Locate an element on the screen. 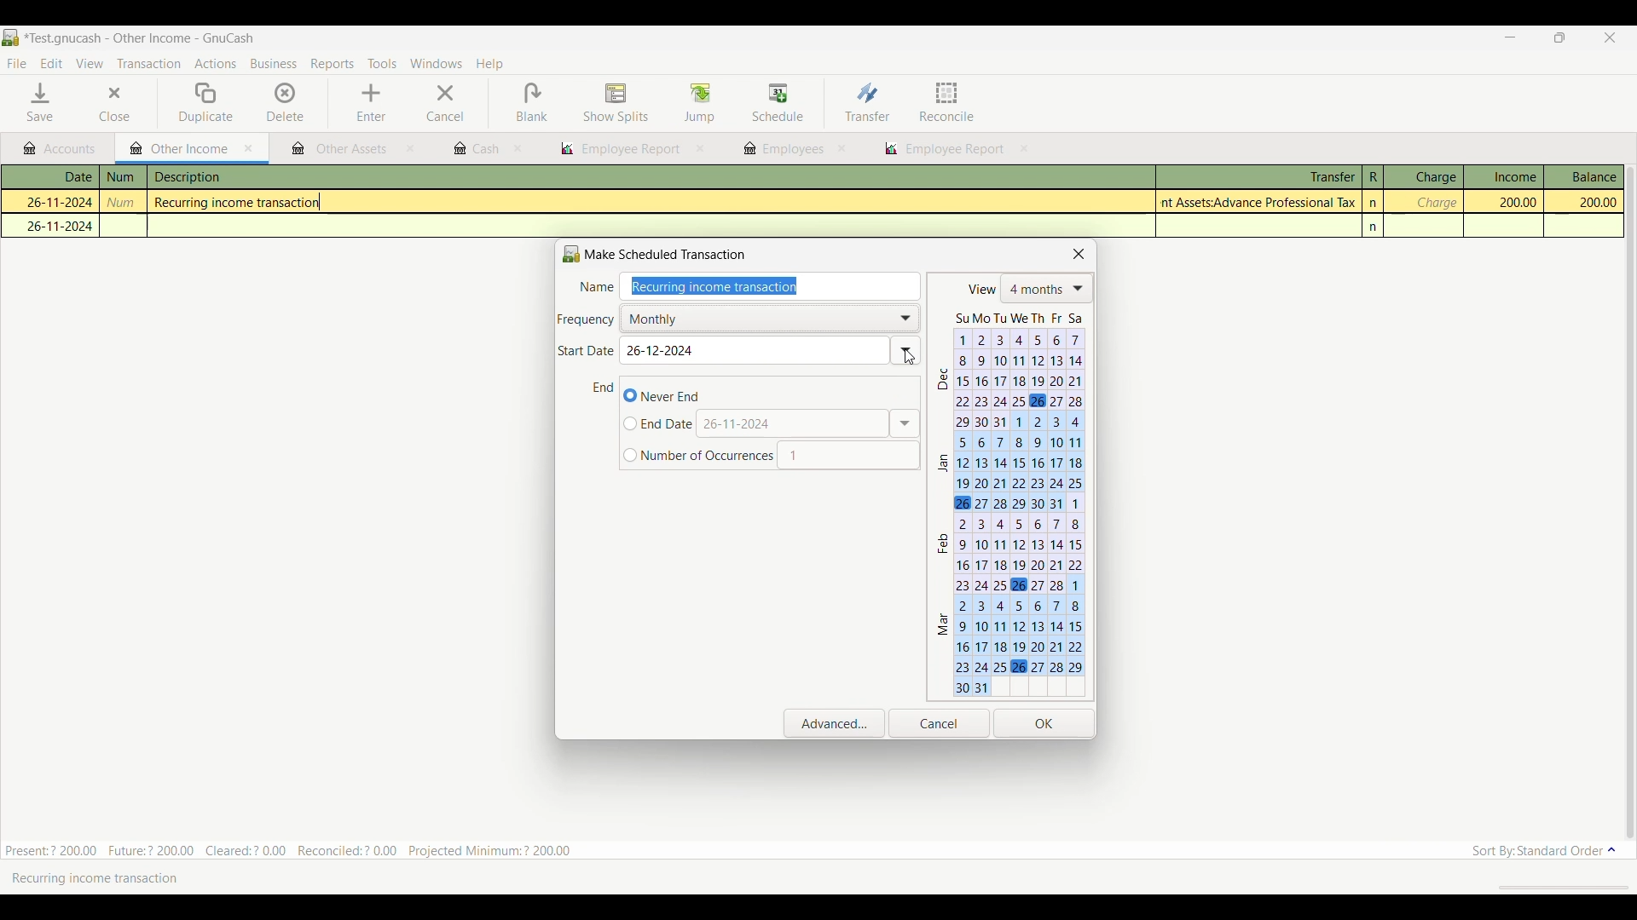 The image size is (1637, 920). Cursor clicking on calendar dropdown for start date is located at coordinates (908, 356).